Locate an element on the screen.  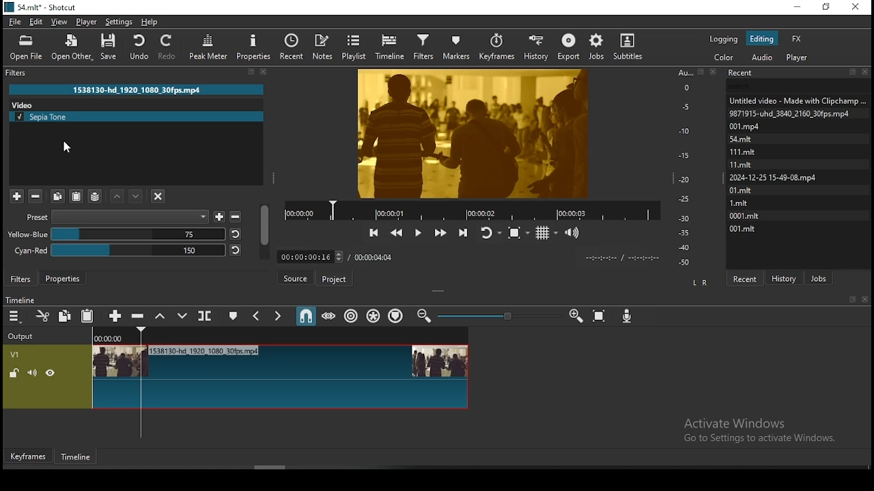
1mit is located at coordinates (745, 202).